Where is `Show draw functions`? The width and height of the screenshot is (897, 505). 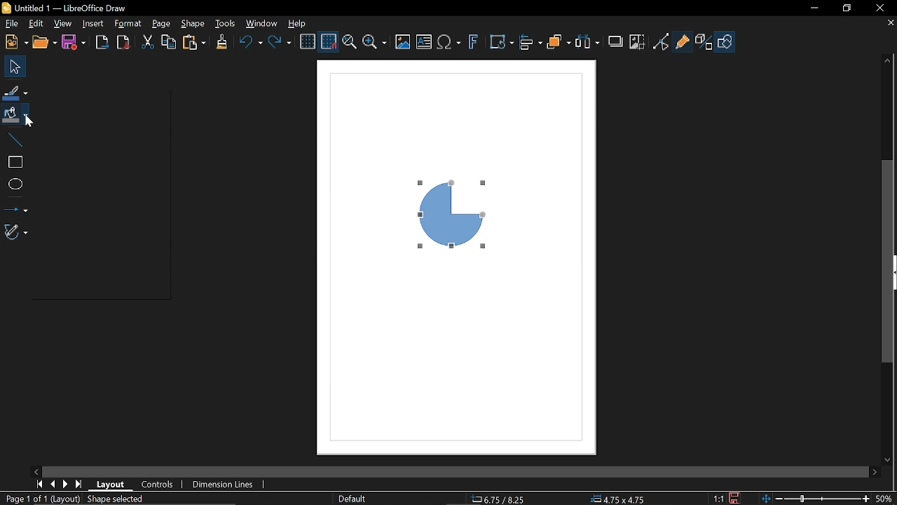
Show draw functions is located at coordinates (725, 41).